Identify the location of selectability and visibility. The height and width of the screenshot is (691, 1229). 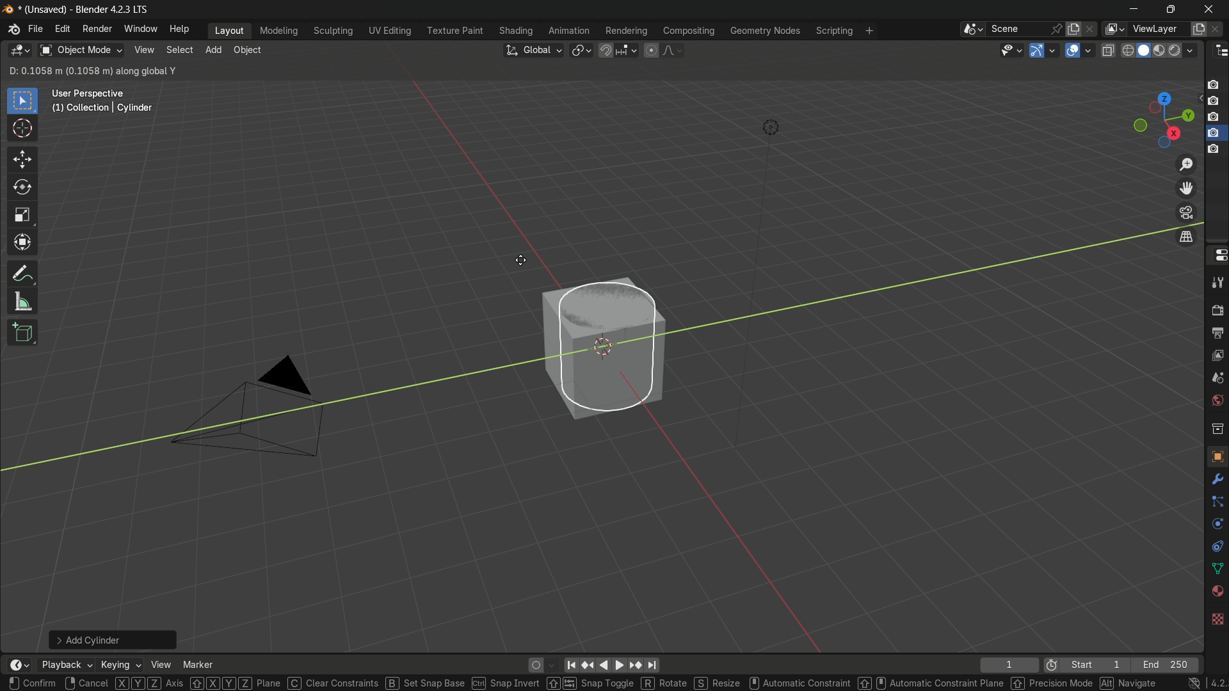
(1011, 50).